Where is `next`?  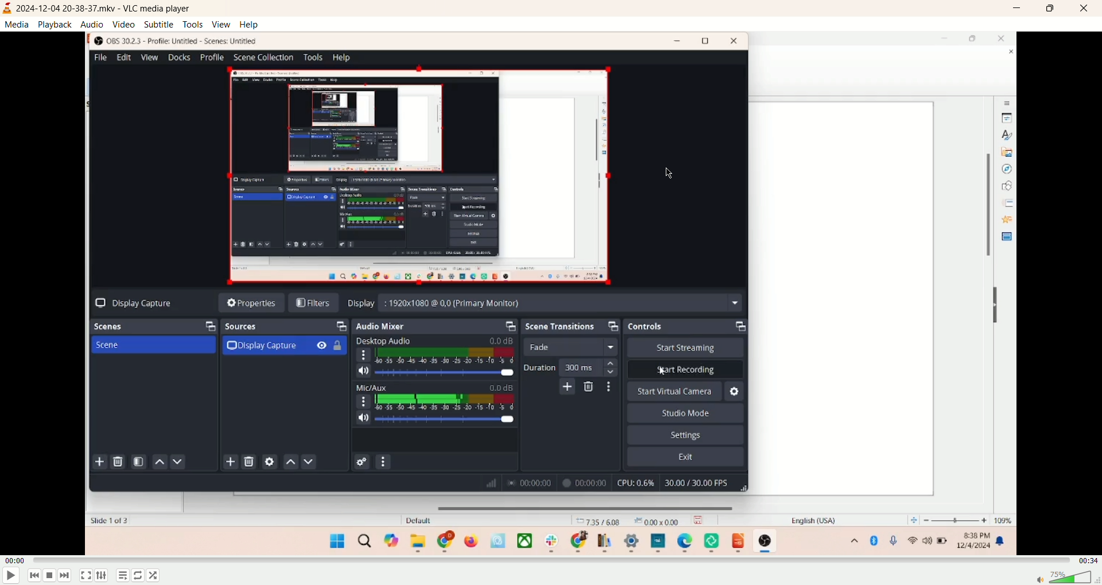 next is located at coordinates (67, 576).